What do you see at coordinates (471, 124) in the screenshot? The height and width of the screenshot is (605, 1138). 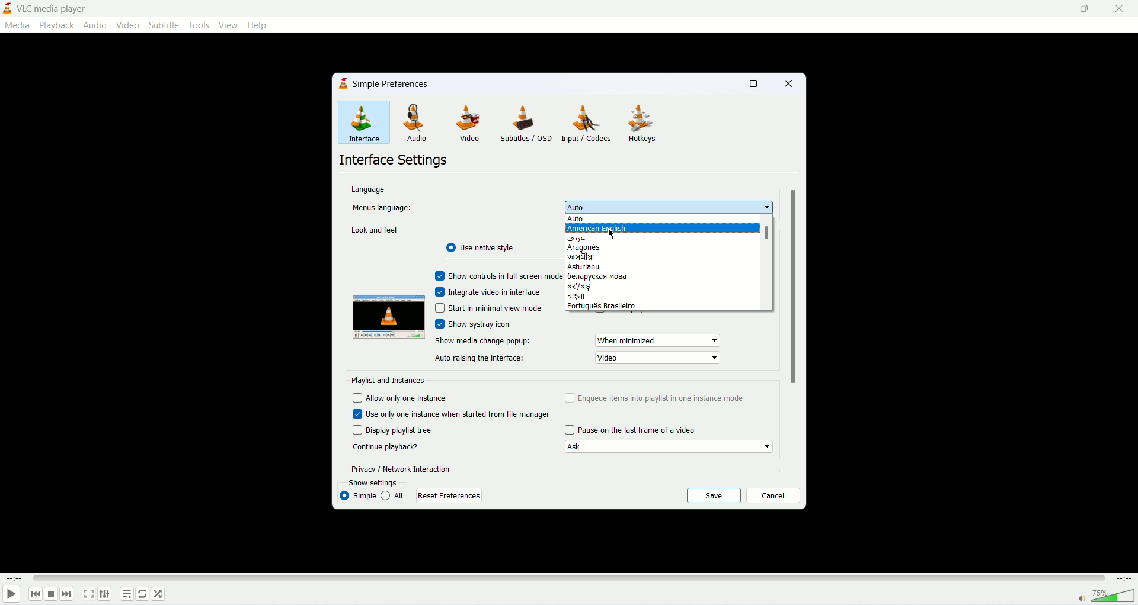 I see `video` at bounding box center [471, 124].